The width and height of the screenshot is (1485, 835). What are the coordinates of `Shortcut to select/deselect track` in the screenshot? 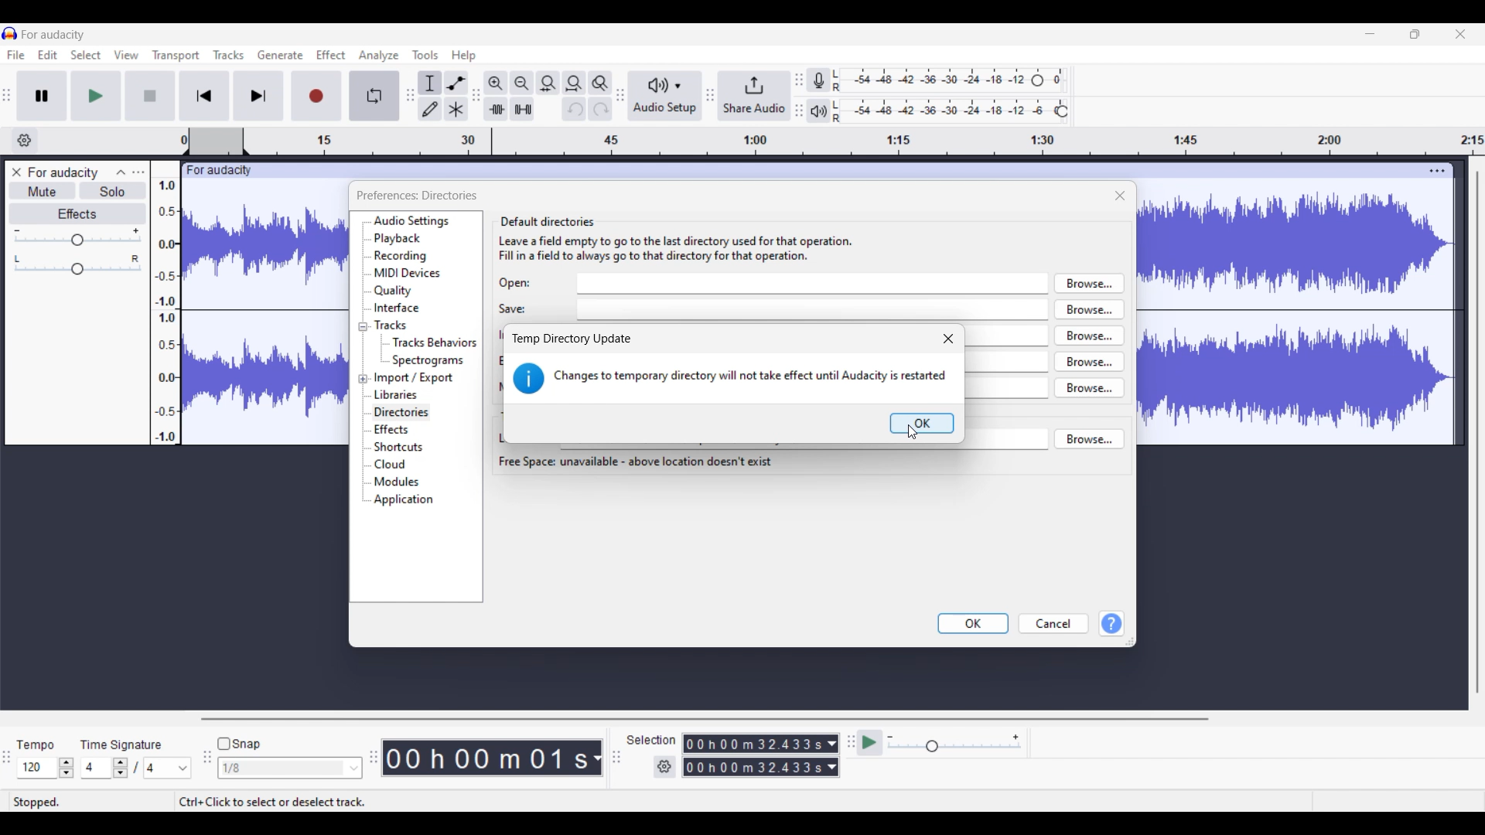 It's located at (272, 801).